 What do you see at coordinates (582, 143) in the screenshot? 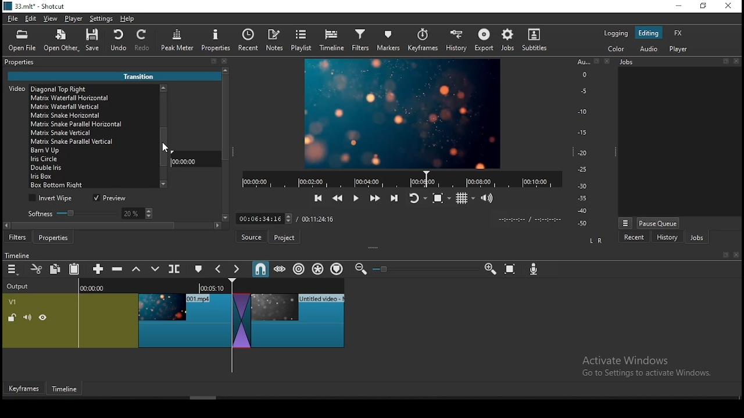
I see `audio bar` at bounding box center [582, 143].